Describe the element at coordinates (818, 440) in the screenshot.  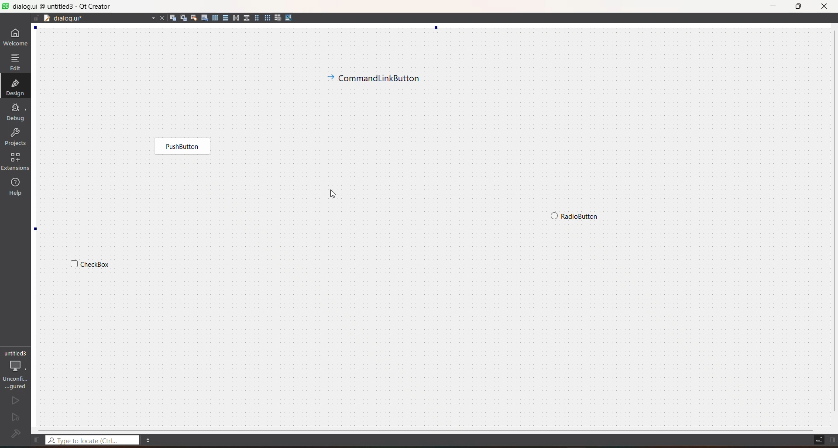
I see `toggle progress details` at that location.